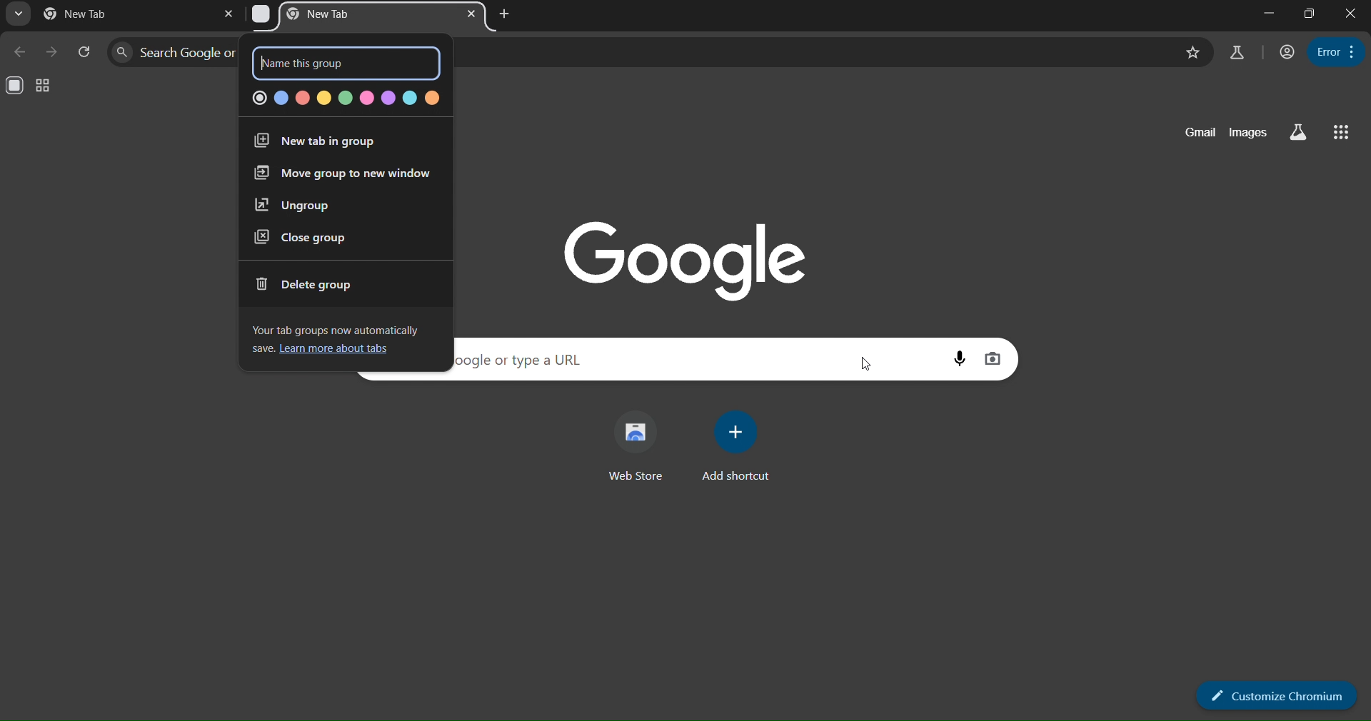 The height and width of the screenshot is (721, 1371). Describe the element at coordinates (338, 174) in the screenshot. I see `move group to new window` at that location.